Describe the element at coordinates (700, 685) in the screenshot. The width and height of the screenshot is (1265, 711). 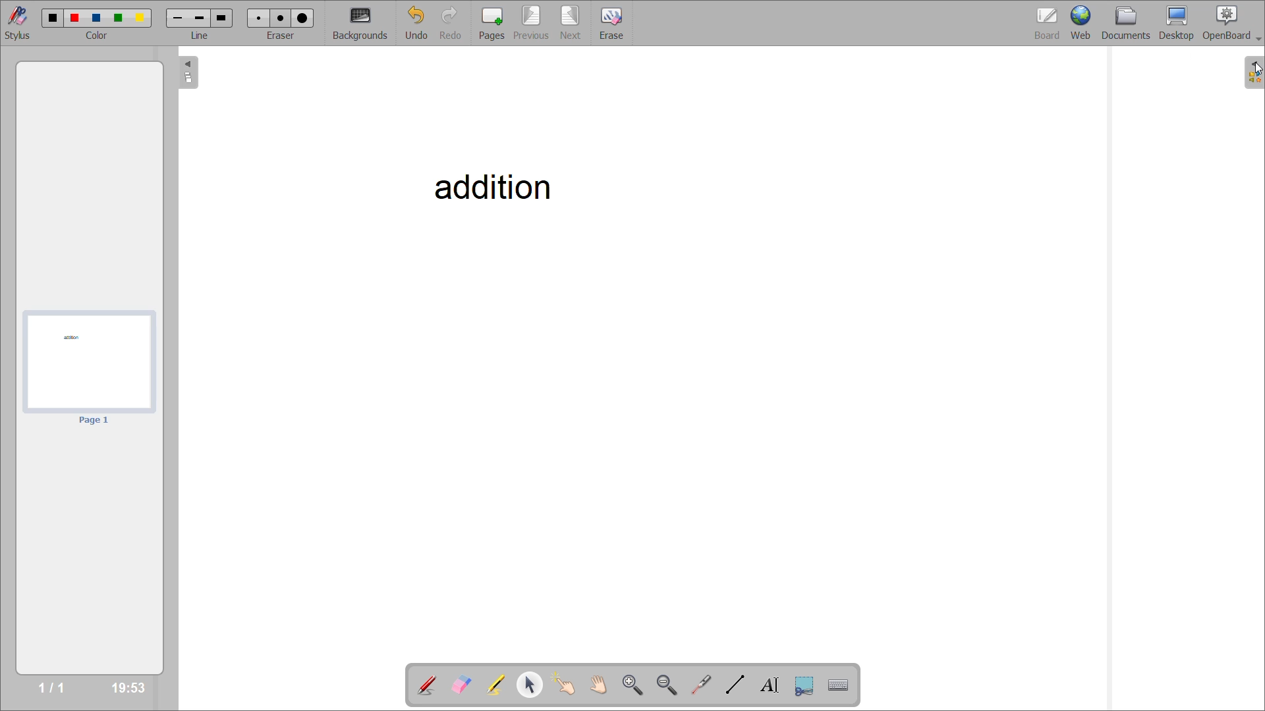
I see `virtual laser pointer` at that location.